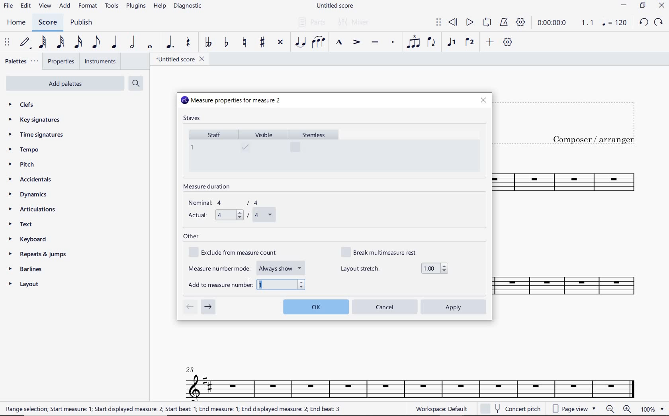 The height and width of the screenshot is (416, 669). What do you see at coordinates (191, 237) in the screenshot?
I see `other` at bounding box center [191, 237].